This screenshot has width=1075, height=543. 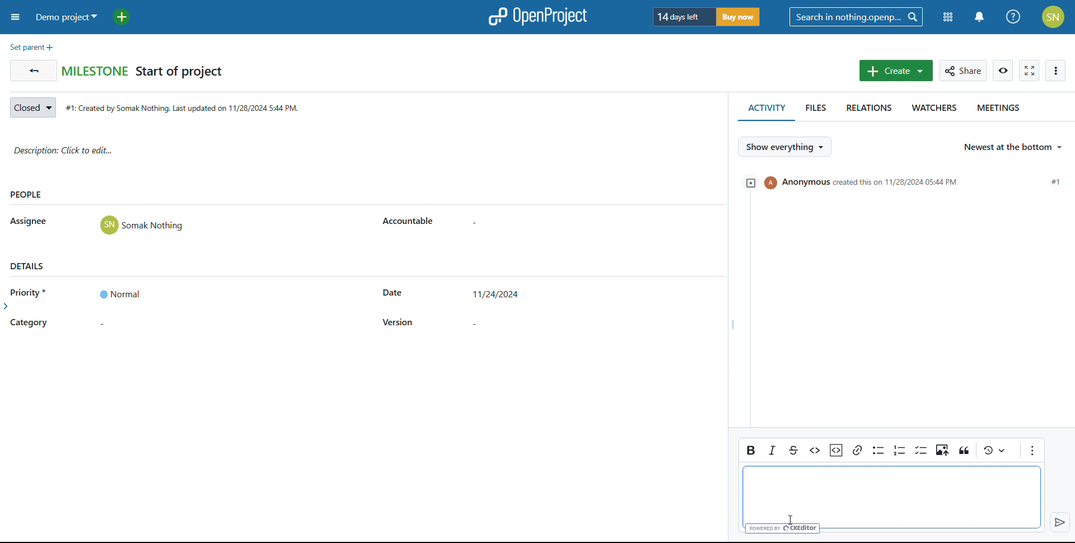 What do you see at coordinates (186, 109) in the screenshot?
I see `creation date` at bounding box center [186, 109].